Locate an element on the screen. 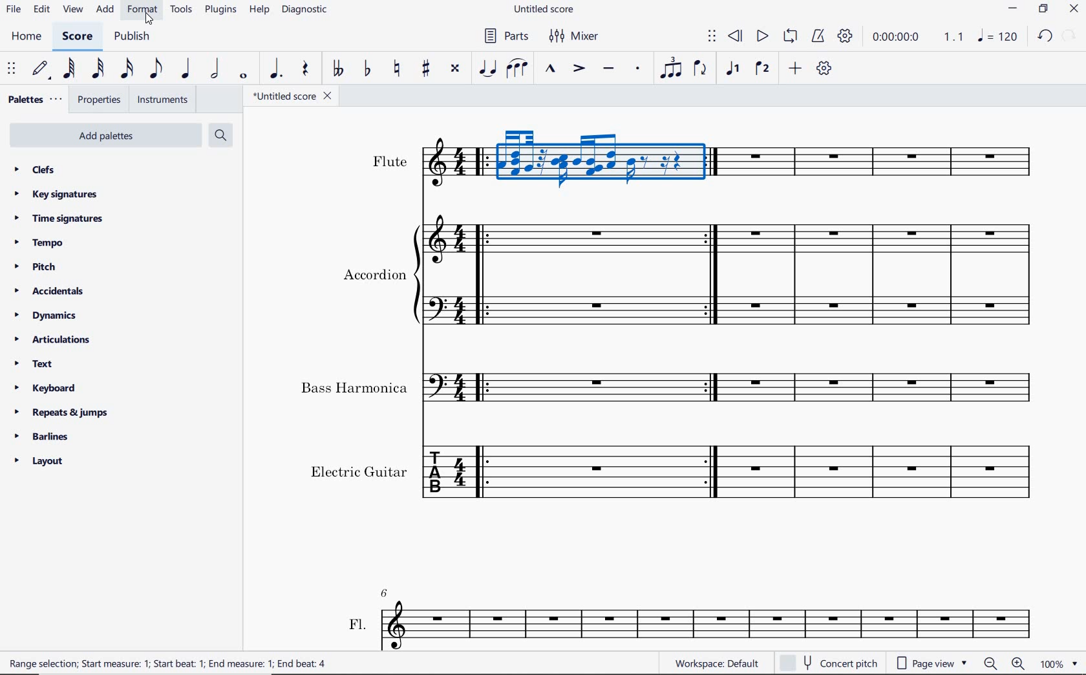 Image resolution: width=1086 pixels, height=675 pixels. time signatures is located at coordinates (60, 221).